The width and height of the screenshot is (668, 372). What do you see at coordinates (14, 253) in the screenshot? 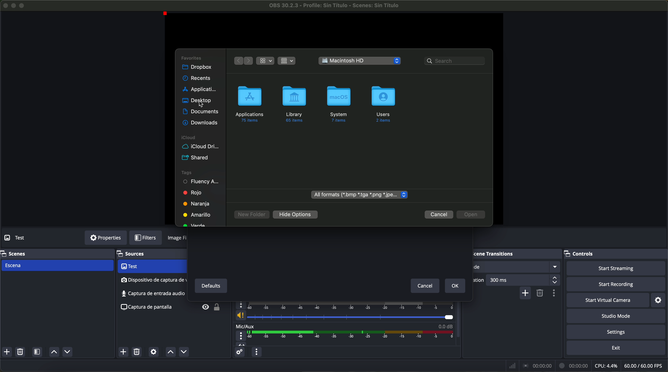
I see `scenes` at bounding box center [14, 253].